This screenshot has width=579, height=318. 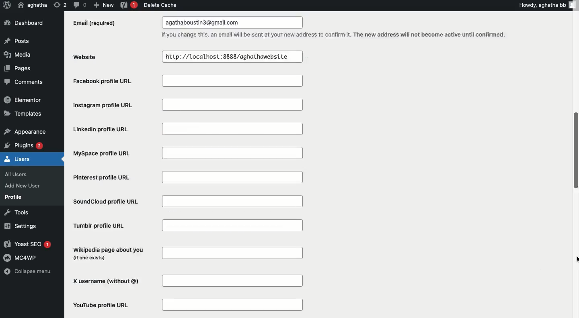 What do you see at coordinates (17, 42) in the screenshot?
I see `Posts` at bounding box center [17, 42].